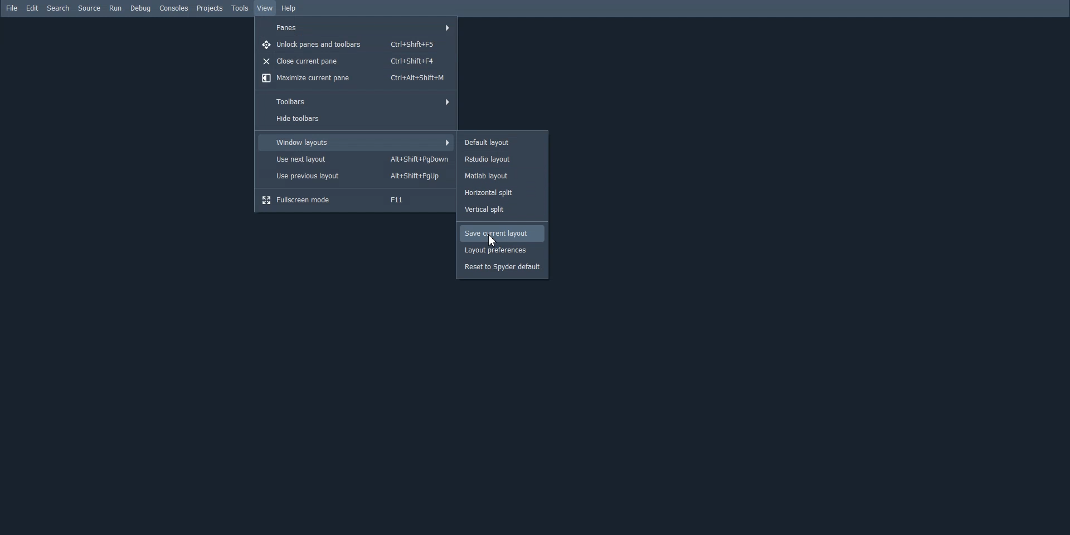 The height and width of the screenshot is (535, 1070). What do you see at coordinates (356, 200) in the screenshot?
I see `Fullscreen mode` at bounding box center [356, 200].